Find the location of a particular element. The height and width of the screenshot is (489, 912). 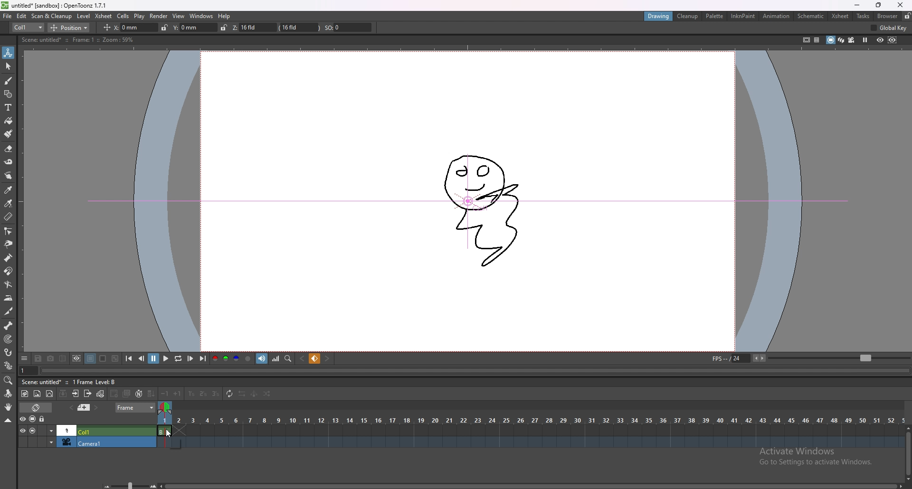

toggle timeline is located at coordinates (36, 407).